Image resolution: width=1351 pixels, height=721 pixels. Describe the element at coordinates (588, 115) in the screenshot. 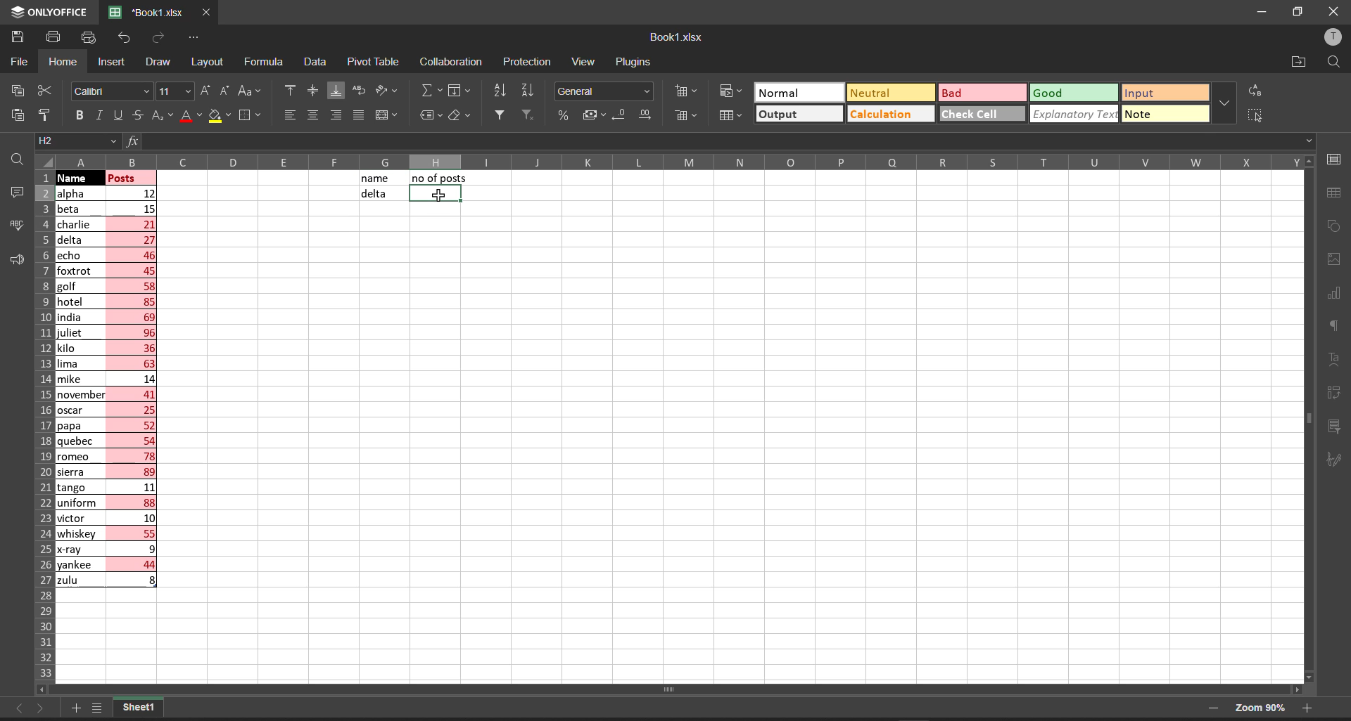

I see `accounting style` at that location.